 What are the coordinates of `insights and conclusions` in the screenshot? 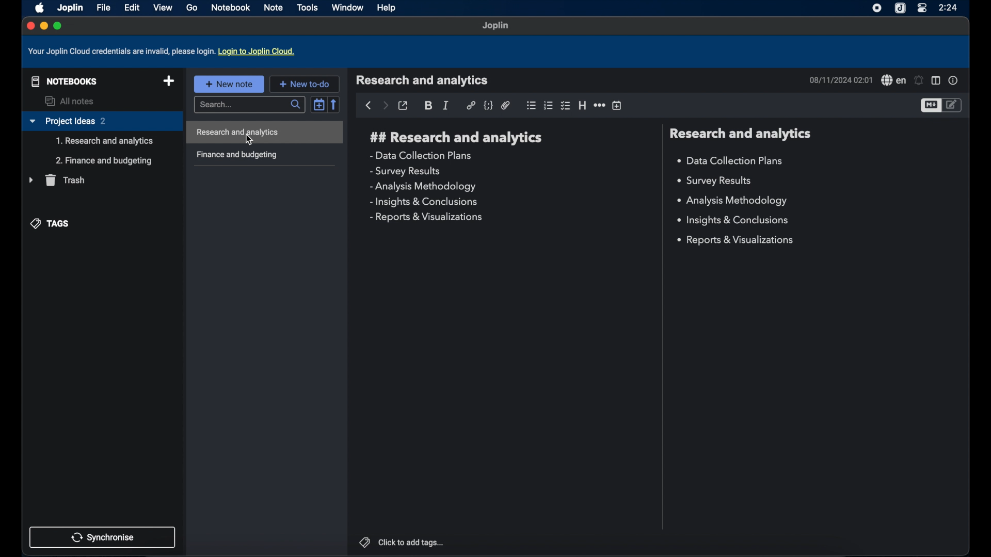 It's located at (425, 202).